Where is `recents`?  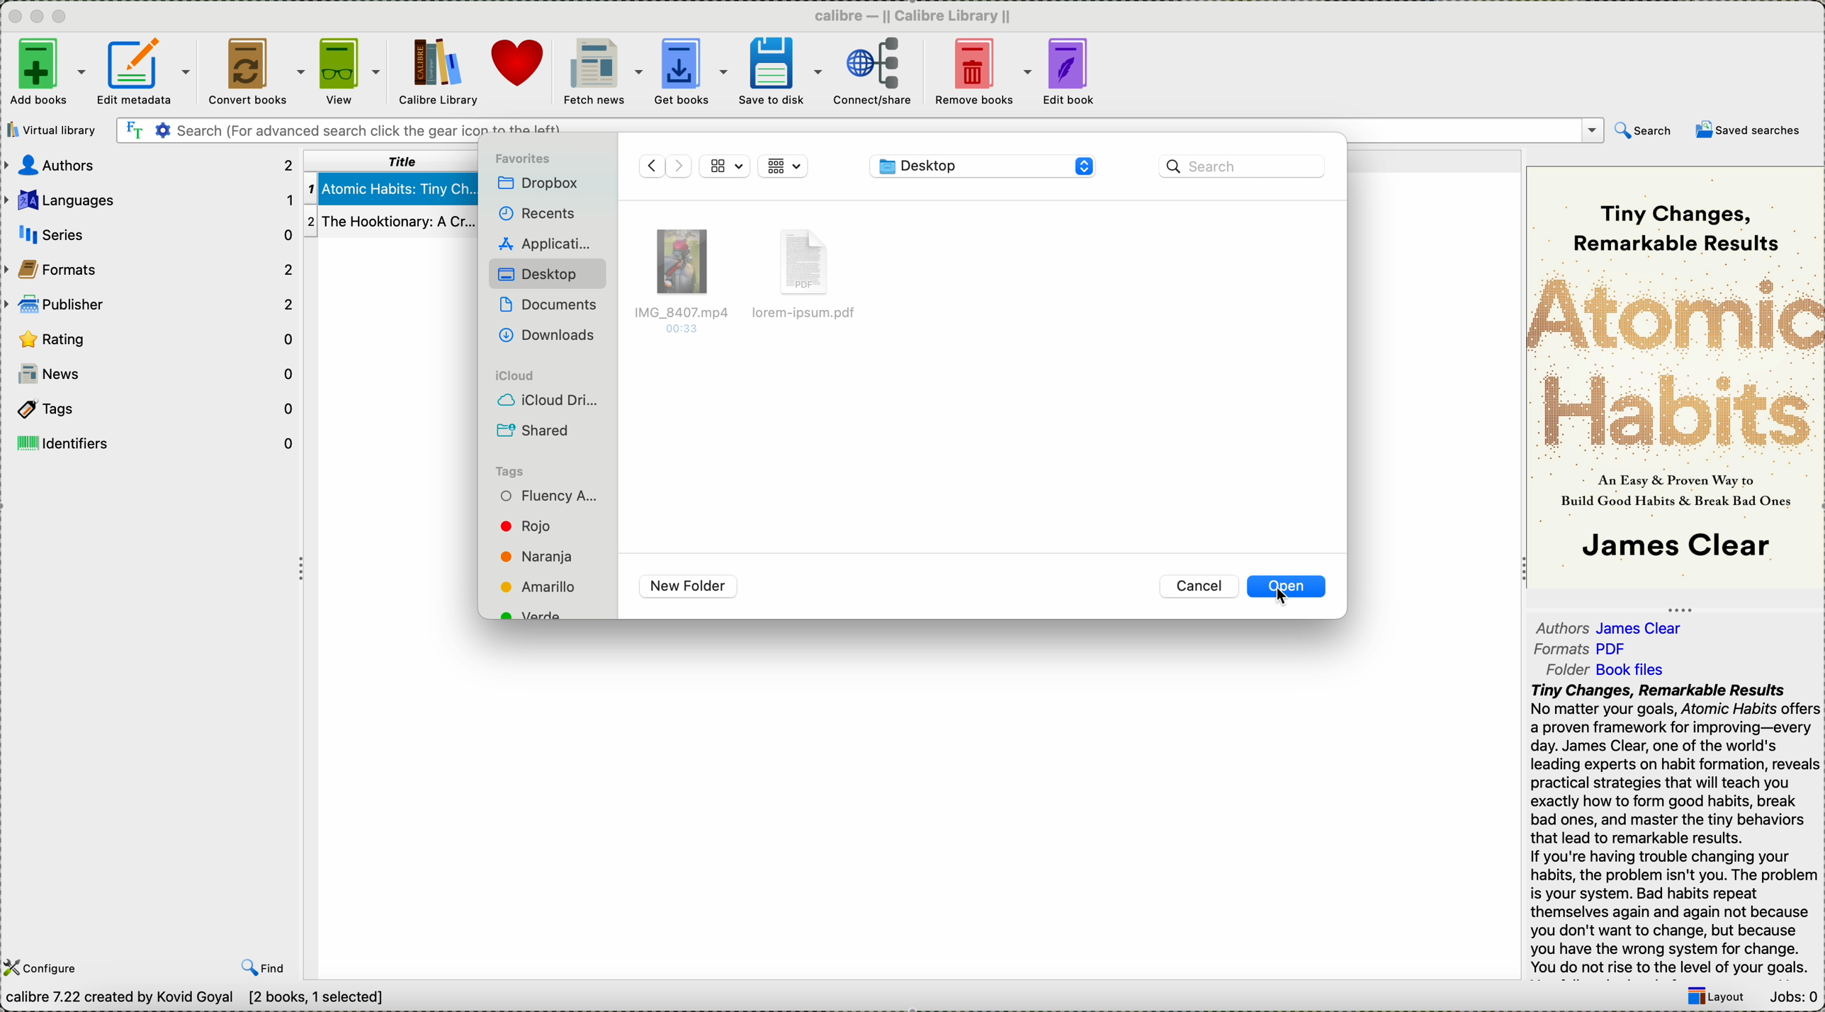
recents is located at coordinates (536, 213).